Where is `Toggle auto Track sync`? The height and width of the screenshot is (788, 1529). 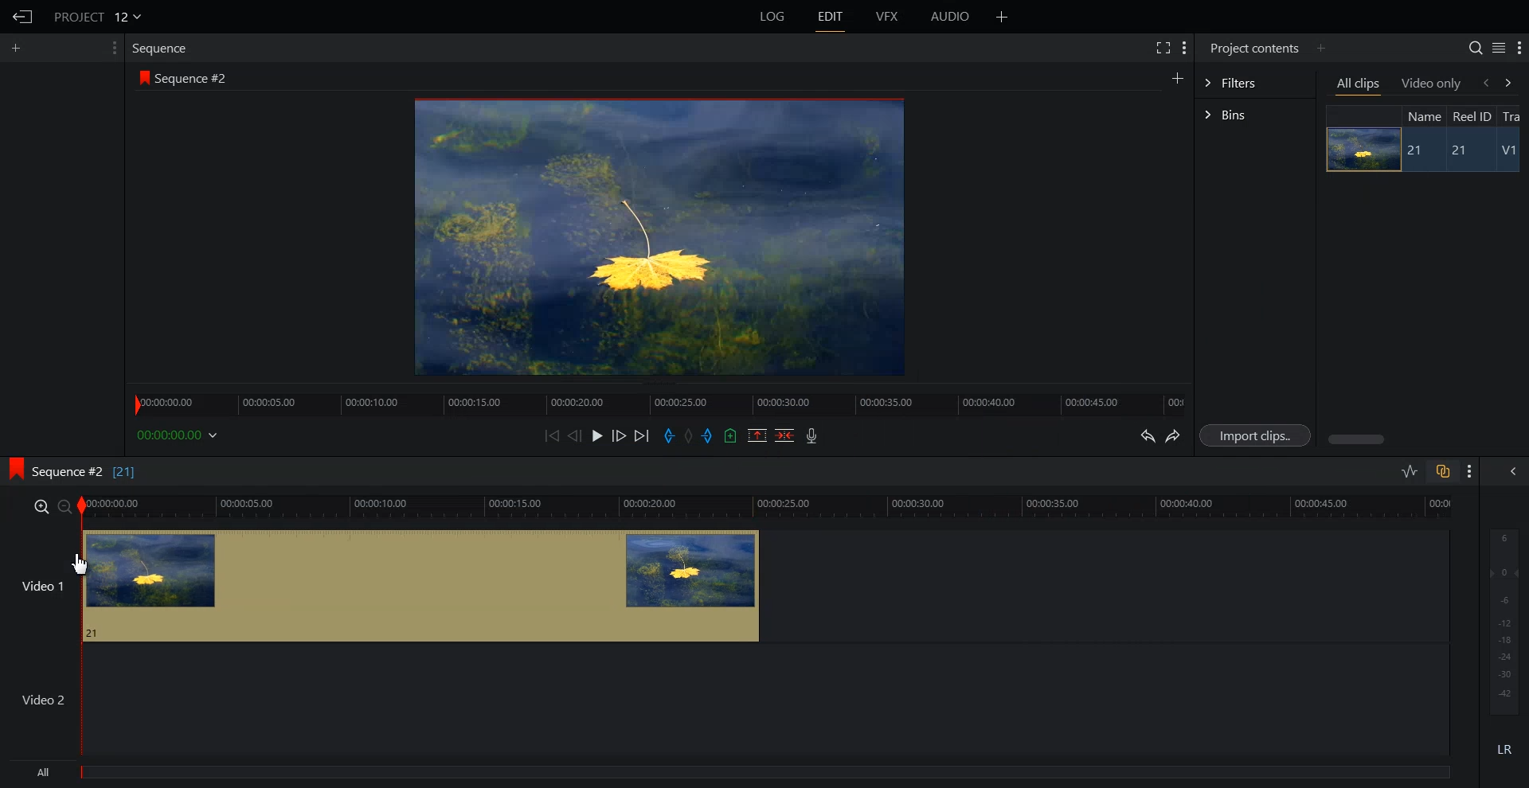
Toggle auto Track sync is located at coordinates (1442, 471).